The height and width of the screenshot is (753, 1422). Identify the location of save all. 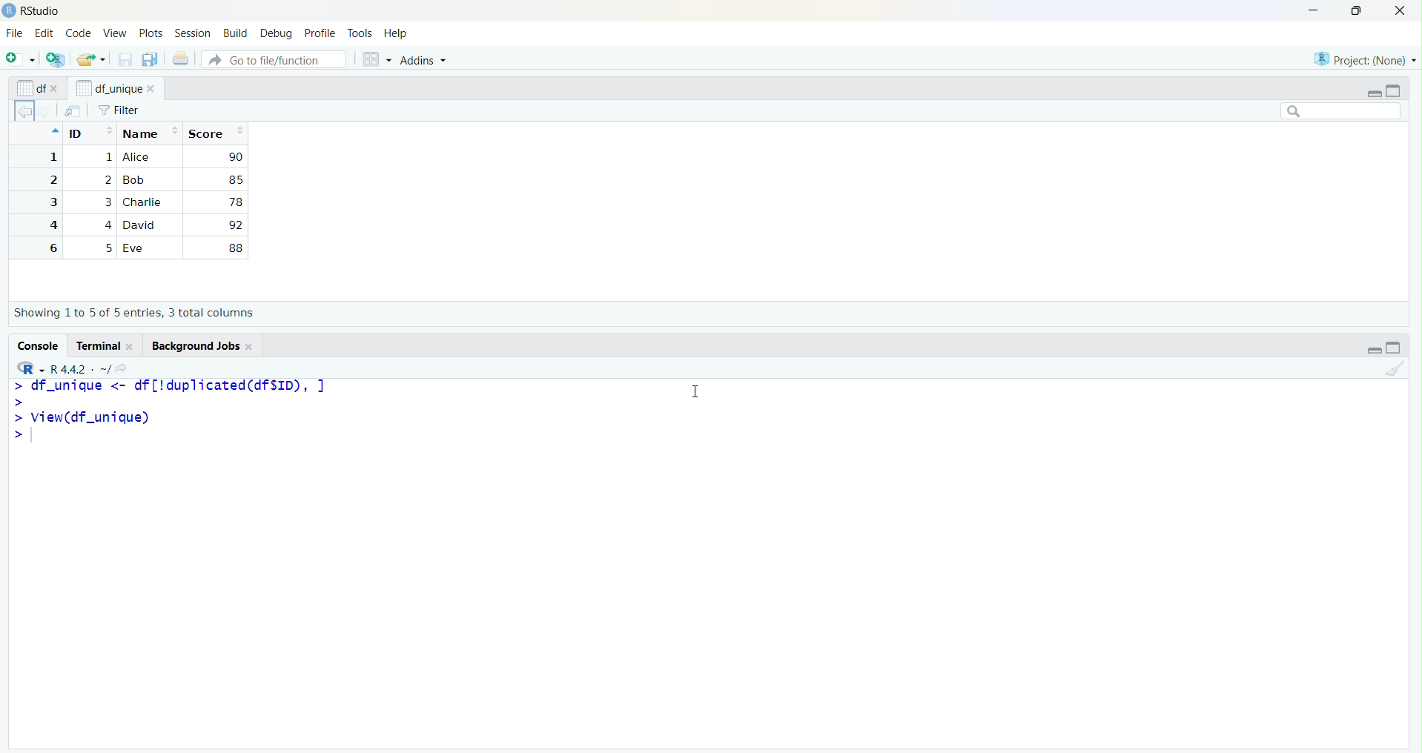
(151, 60).